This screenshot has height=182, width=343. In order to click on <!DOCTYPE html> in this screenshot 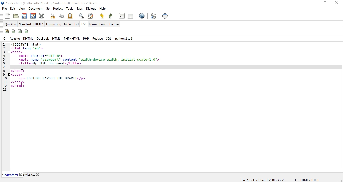, I will do `click(26, 44)`.